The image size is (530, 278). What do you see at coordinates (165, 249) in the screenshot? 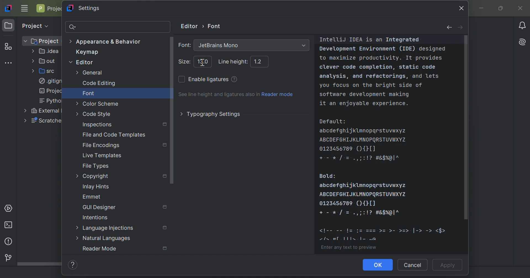
I see `Settings marked with this icon are only applied to the current project. Non-marked settings are applied to all projects.` at bounding box center [165, 249].